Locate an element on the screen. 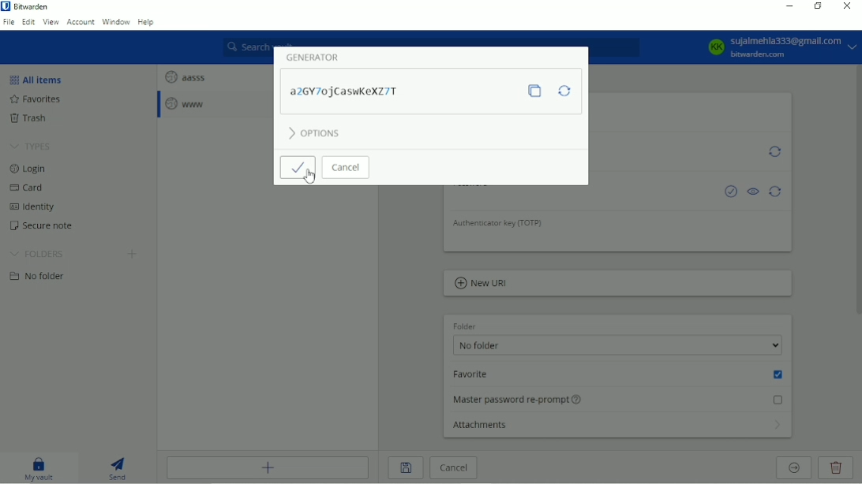 Image resolution: width=862 pixels, height=484 pixels. File is located at coordinates (9, 22).